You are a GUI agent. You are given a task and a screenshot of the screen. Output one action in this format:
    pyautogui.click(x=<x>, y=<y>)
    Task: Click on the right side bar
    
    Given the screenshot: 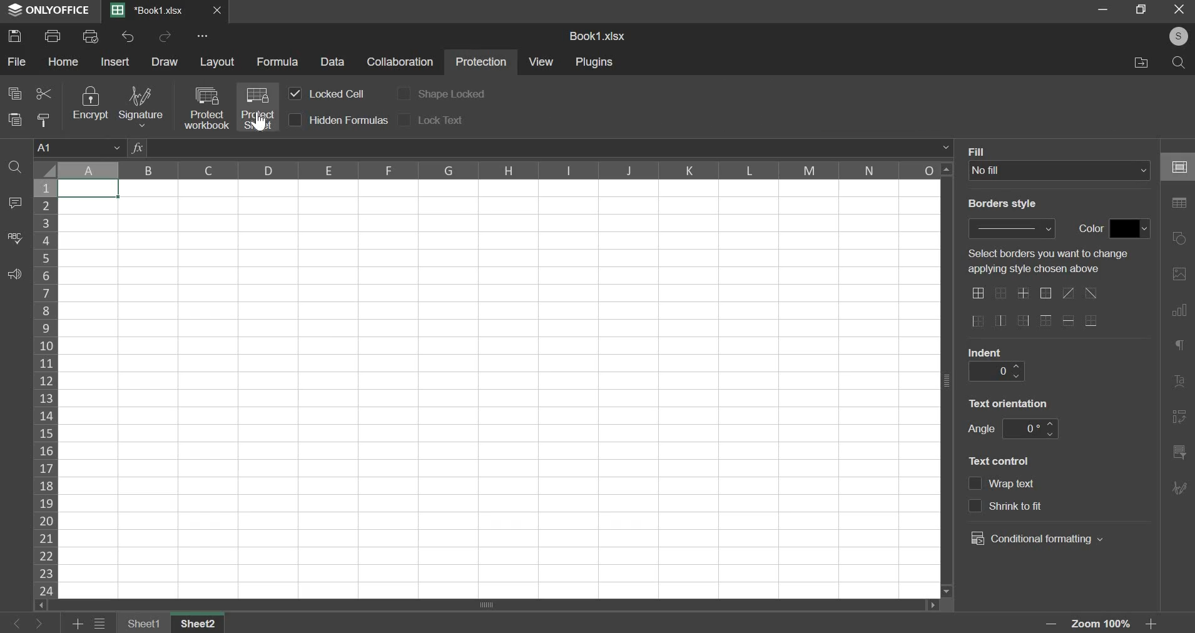 What is the action you would take?
    pyautogui.click(x=1181, y=308)
    